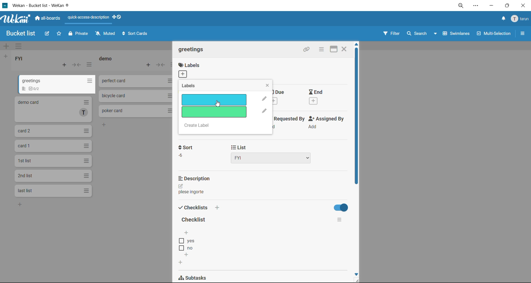 Image resolution: width=531 pixels, height=283 pixels. Describe the element at coordinates (219, 105) in the screenshot. I see `cursor` at that location.